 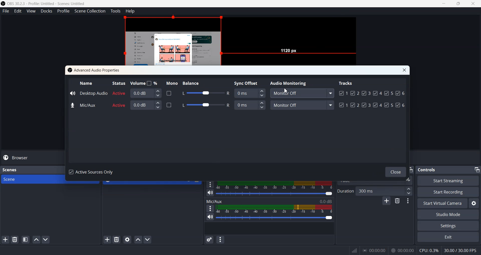 I want to click on Monitor Off, so click(x=302, y=93).